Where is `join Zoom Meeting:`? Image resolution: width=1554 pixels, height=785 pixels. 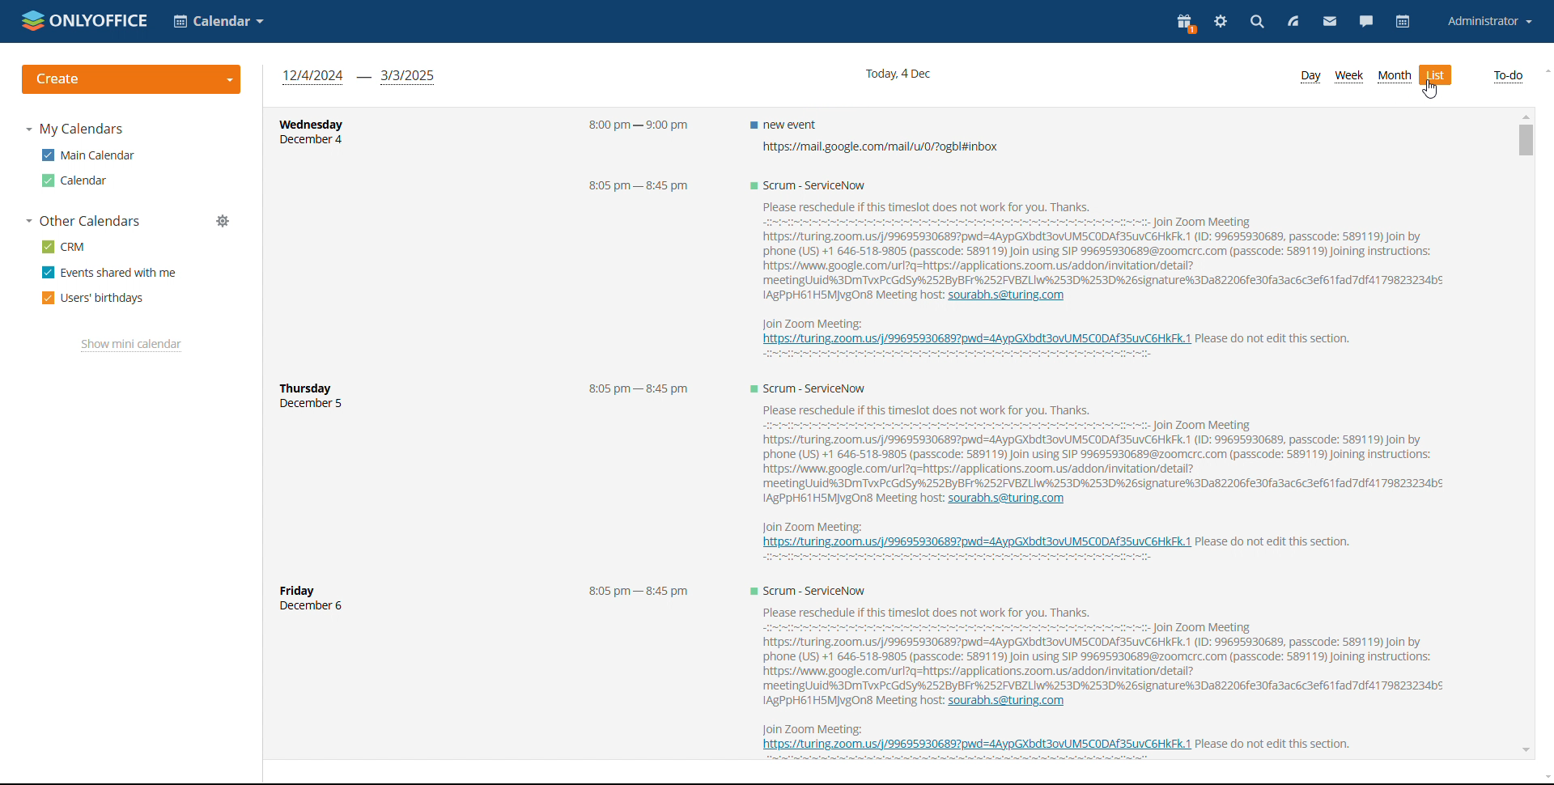
join Zoom Meeting: is located at coordinates (808, 322).